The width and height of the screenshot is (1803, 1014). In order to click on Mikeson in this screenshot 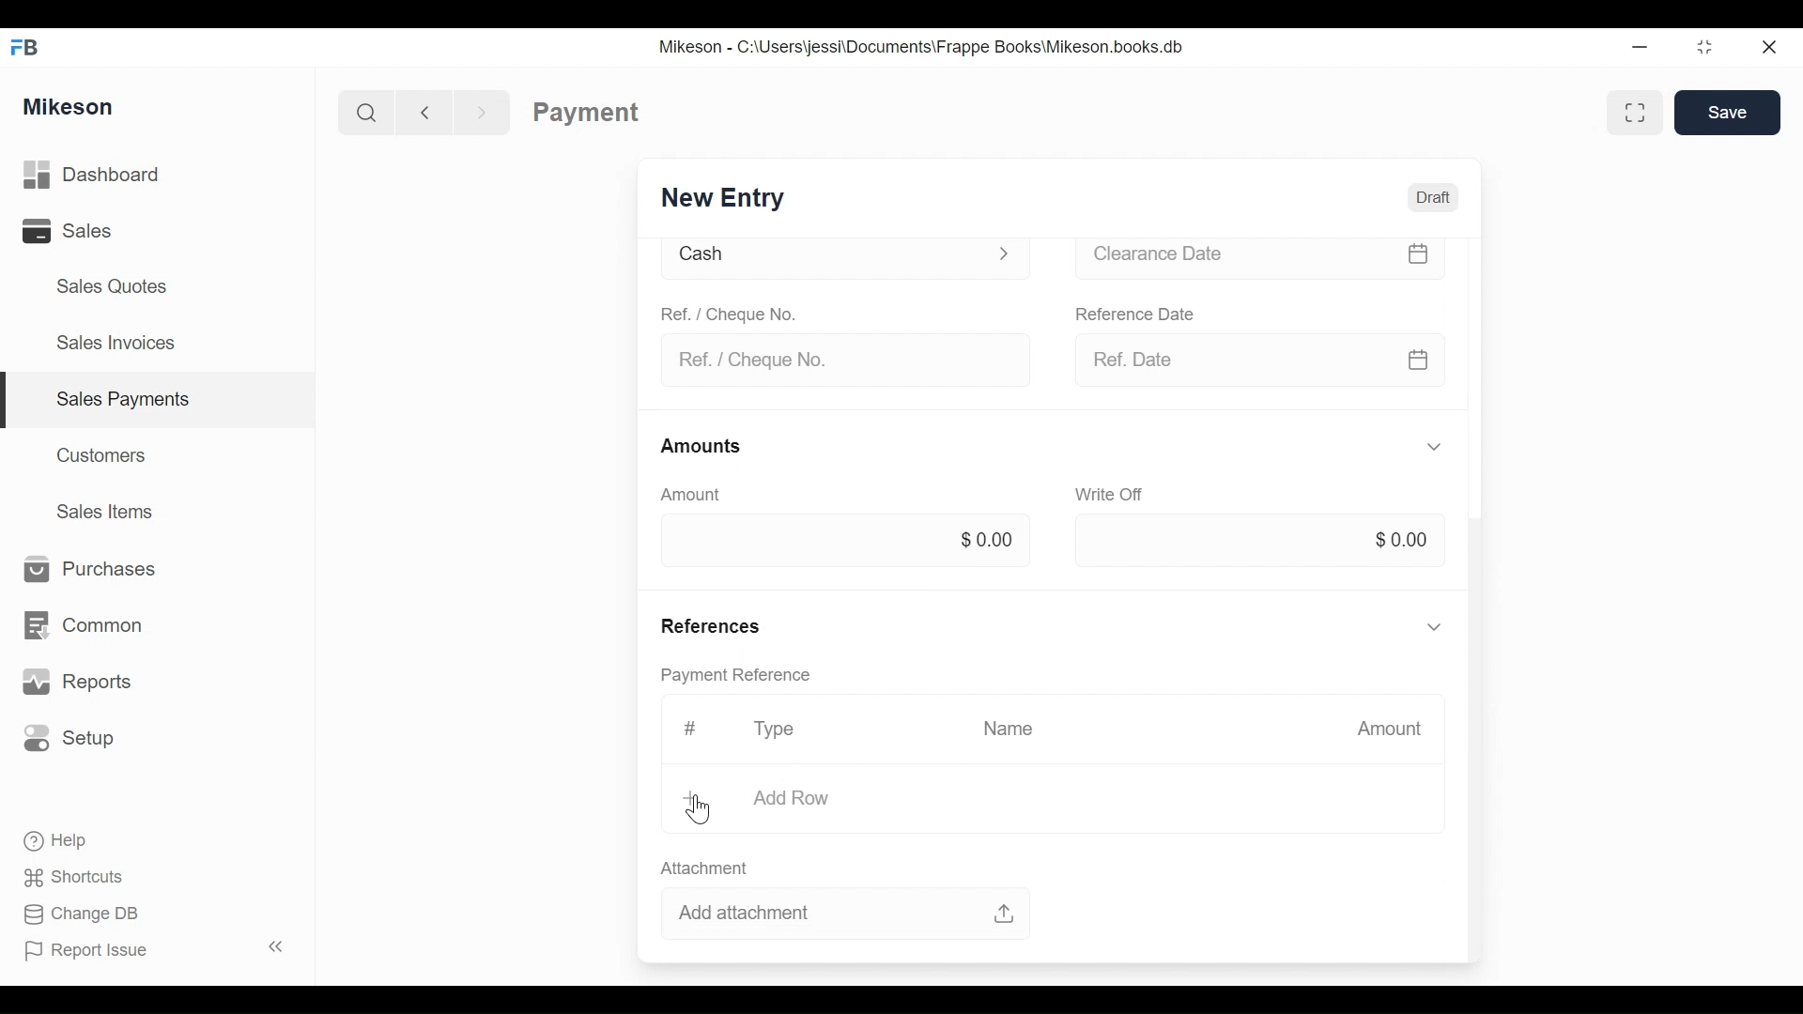, I will do `click(69, 104)`.